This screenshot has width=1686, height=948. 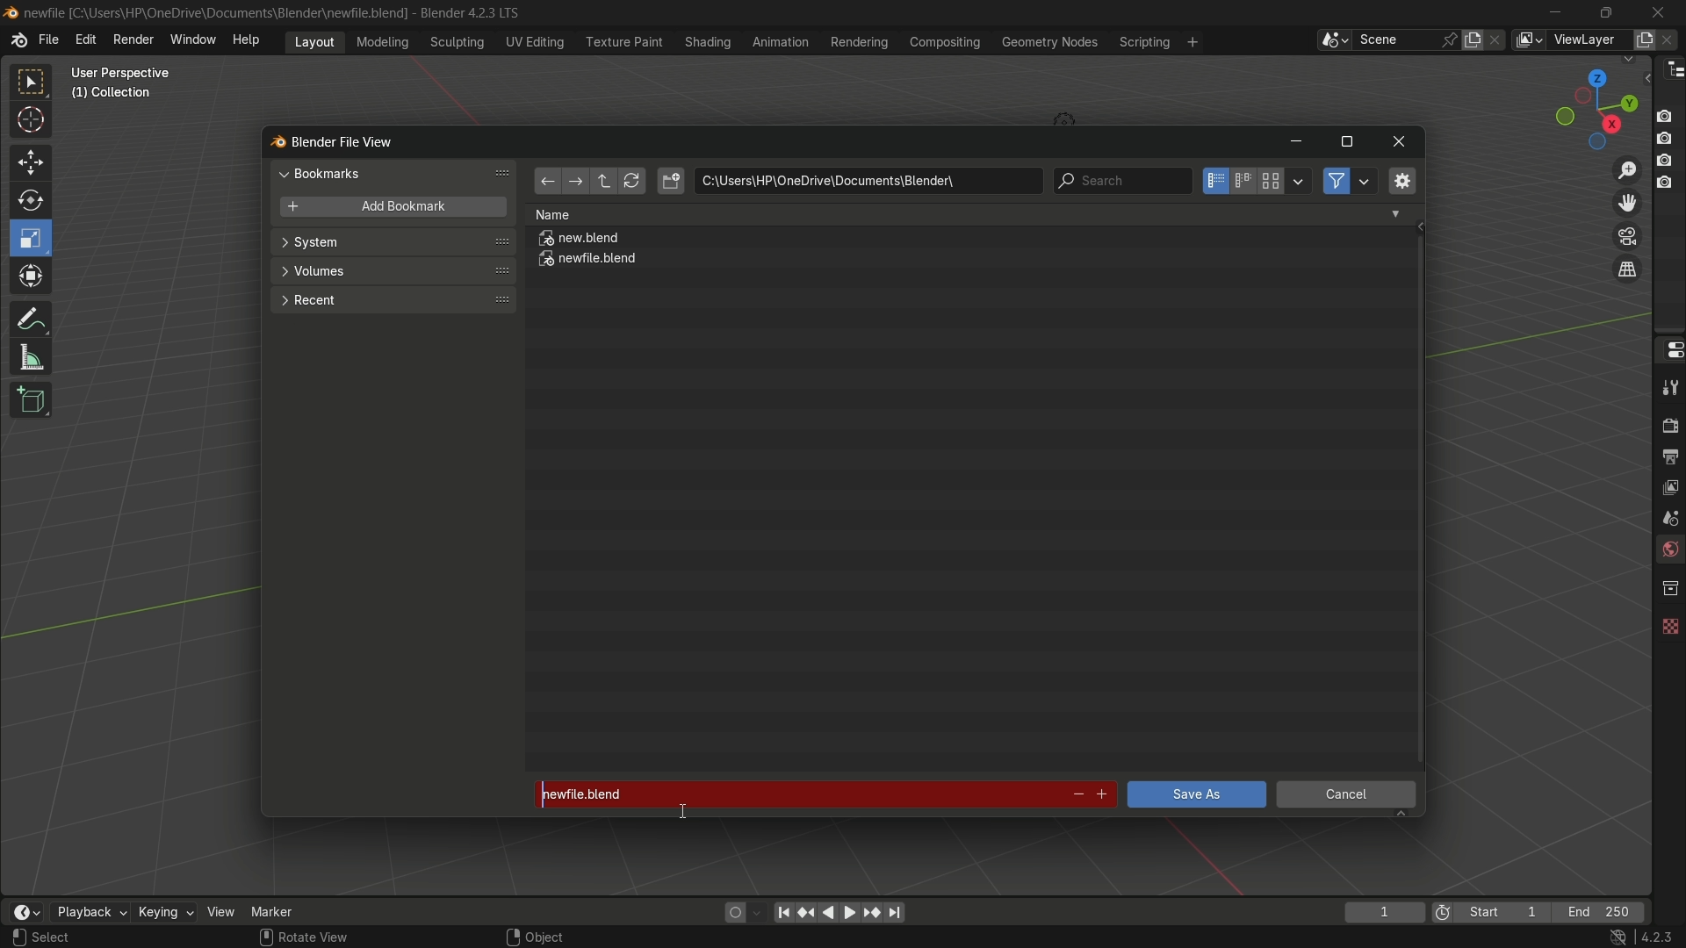 I want to click on blend logo, so click(x=271, y=143).